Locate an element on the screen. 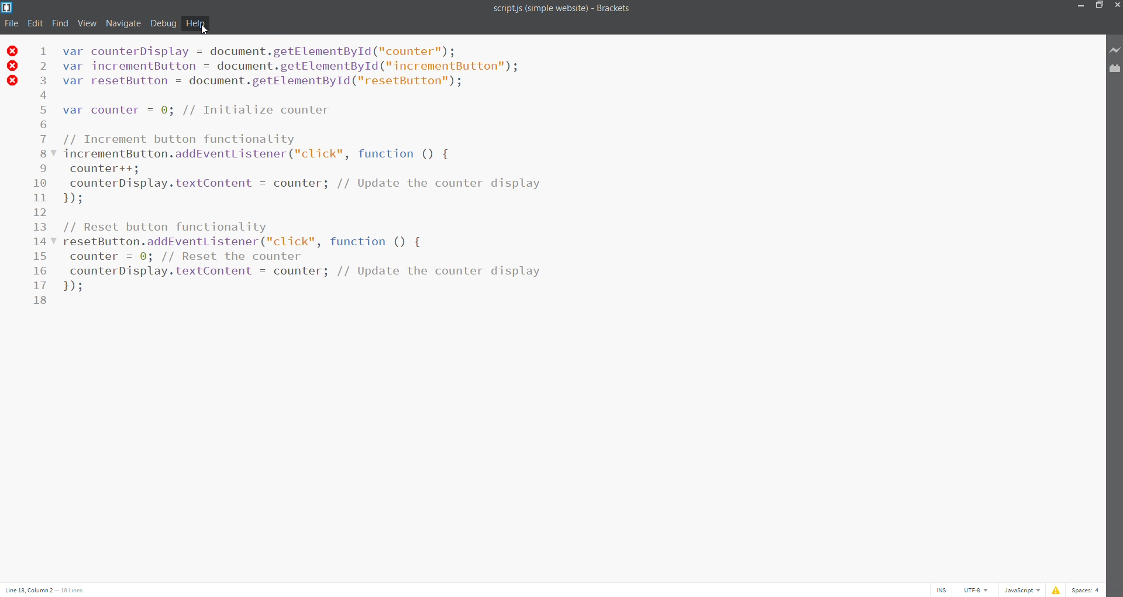 This screenshot has height=597, width=1123. space 4 is located at coordinates (1088, 589).